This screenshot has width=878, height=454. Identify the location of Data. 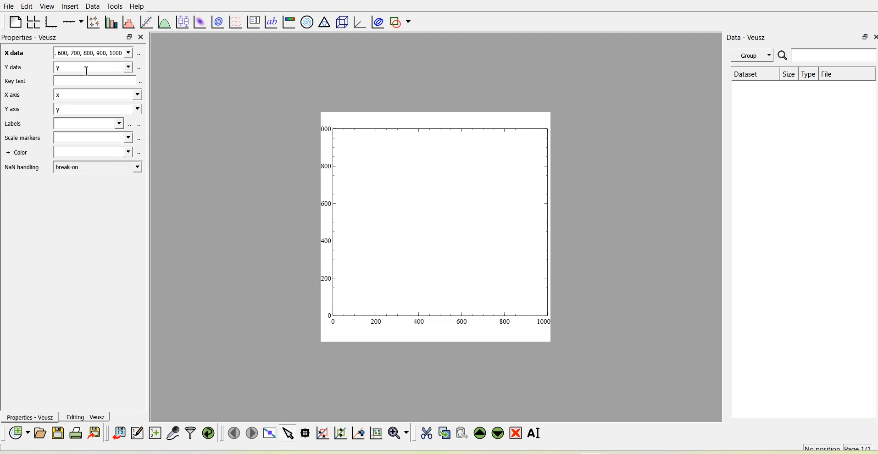
(91, 6).